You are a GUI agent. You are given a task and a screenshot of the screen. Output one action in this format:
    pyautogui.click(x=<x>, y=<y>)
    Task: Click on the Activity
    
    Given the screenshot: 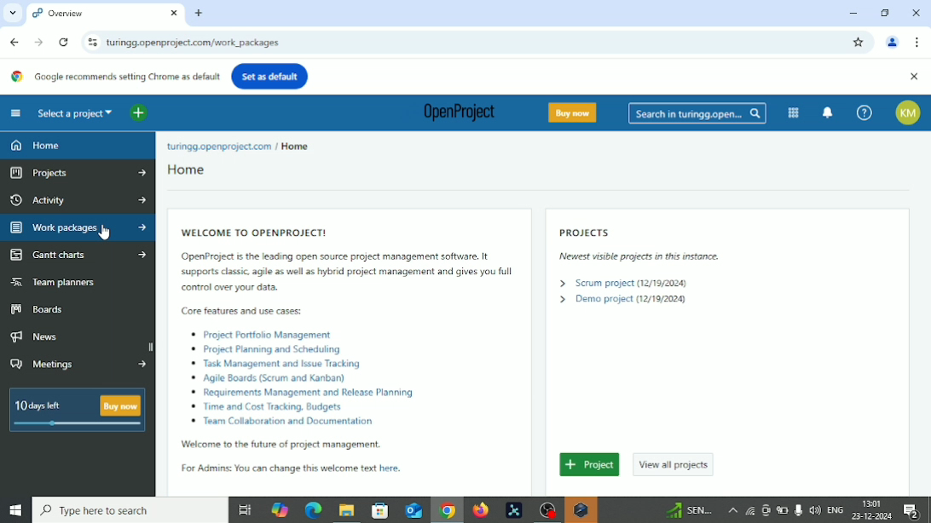 What is the action you would take?
    pyautogui.click(x=78, y=200)
    